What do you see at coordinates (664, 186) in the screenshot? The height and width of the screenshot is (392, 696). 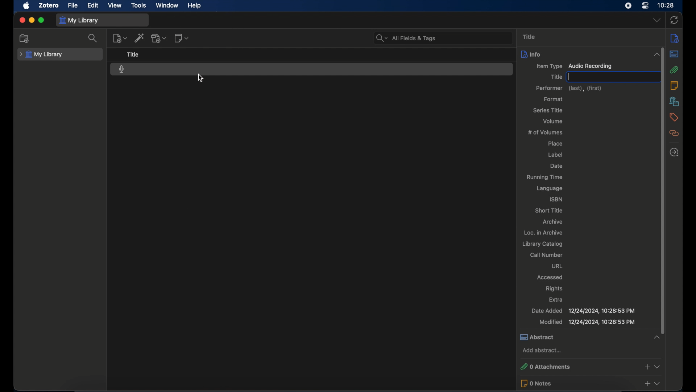 I see `scroll box` at bounding box center [664, 186].